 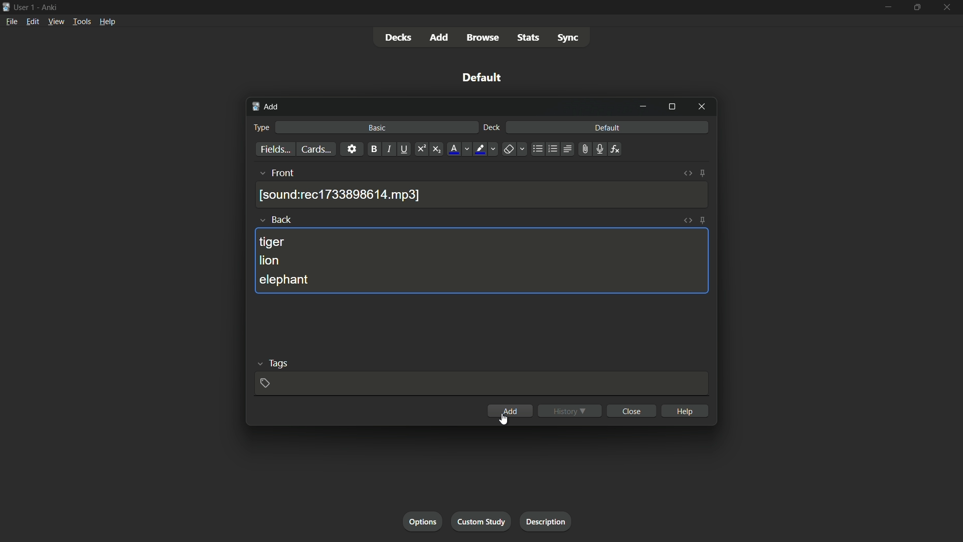 What do you see at coordinates (282, 280) in the screenshot?
I see `elephant` at bounding box center [282, 280].